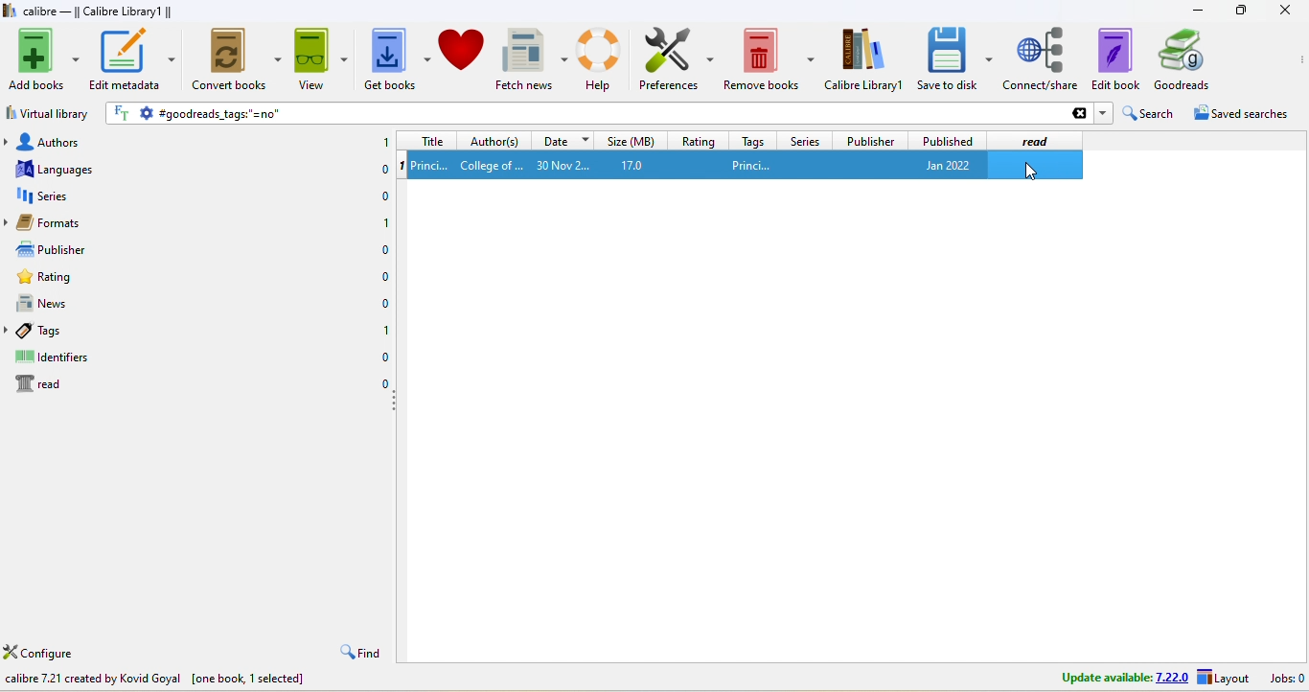  What do you see at coordinates (532, 58) in the screenshot?
I see `fetch news` at bounding box center [532, 58].